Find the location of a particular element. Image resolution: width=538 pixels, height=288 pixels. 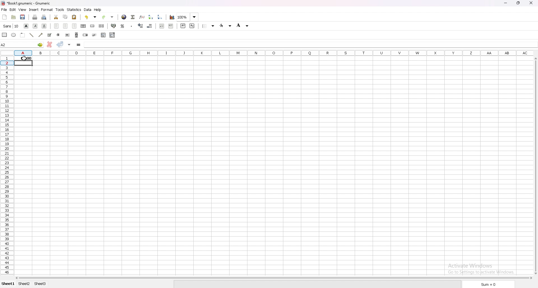

increase decimal is located at coordinates (140, 26).